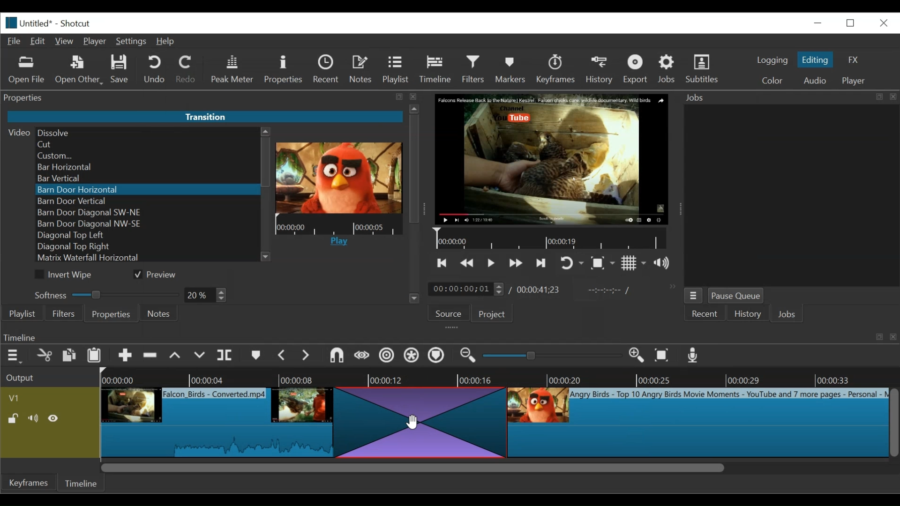 Image resolution: width=900 pixels, height=506 pixels. Describe the element at coordinates (550, 356) in the screenshot. I see `Adjust Zoom Timeline Slider` at that location.